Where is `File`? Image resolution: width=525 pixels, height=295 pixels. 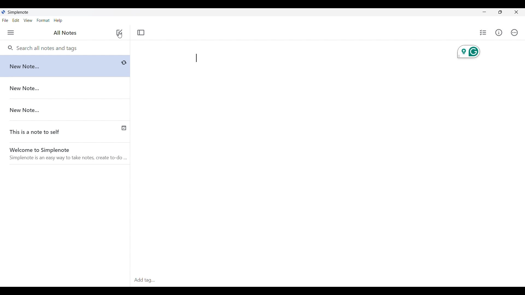 File is located at coordinates (5, 20).